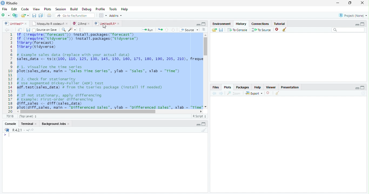  What do you see at coordinates (279, 24) in the screenshot?
I see `Tutorial` at bounding box center [279, 24].